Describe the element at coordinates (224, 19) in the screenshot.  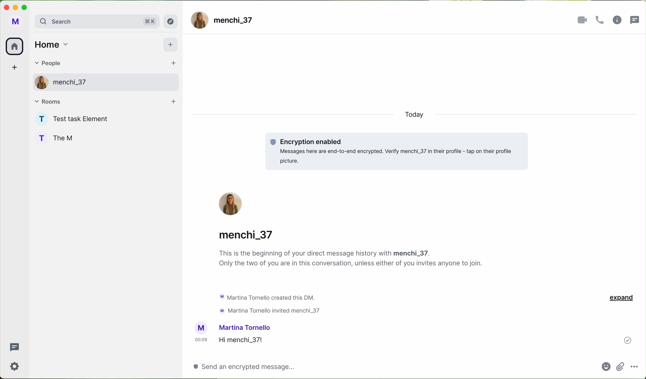
I see `user name` at that location.